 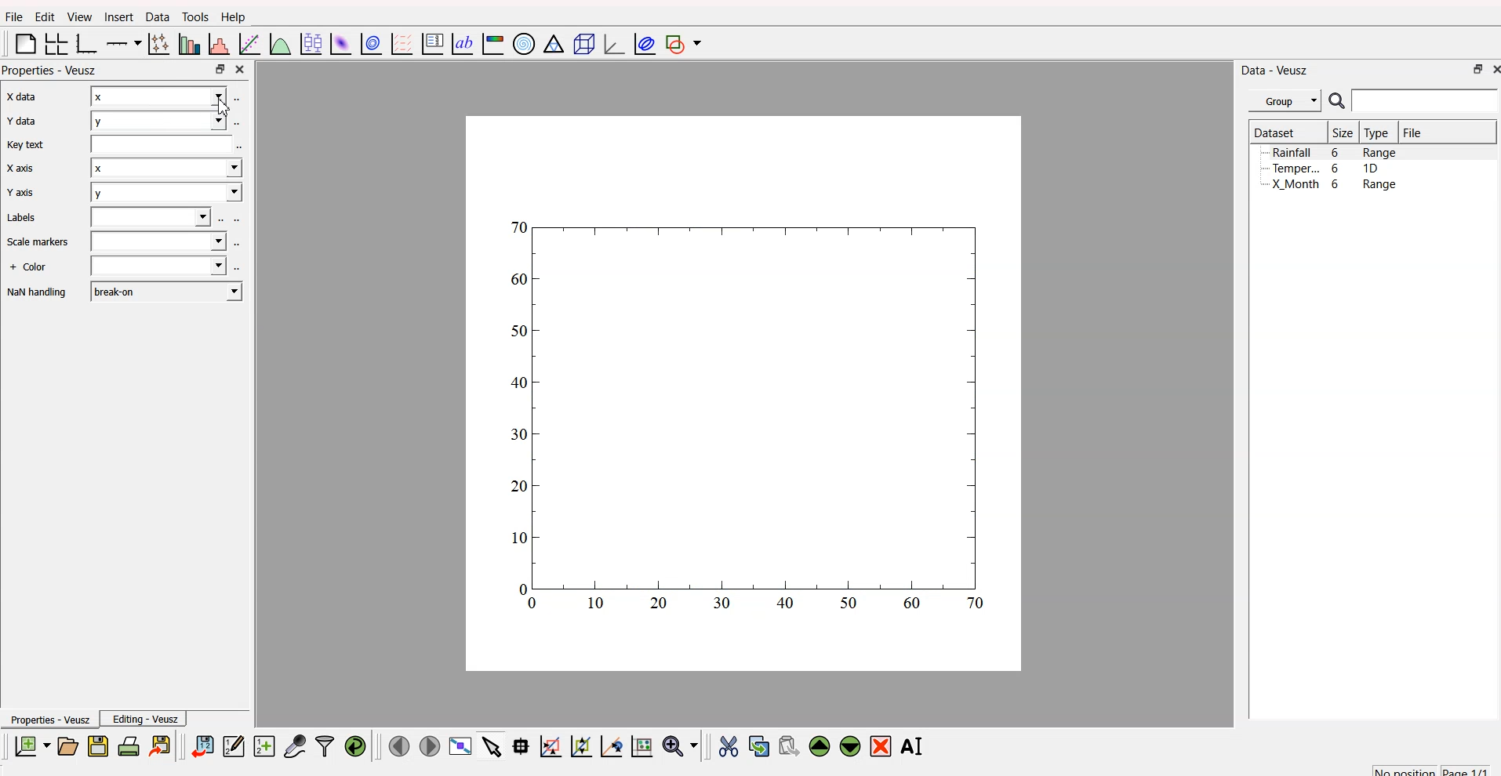 What do you see at coordinates (164, 192) in the screenshot?
I see `y` at bounding box center [164, 192].